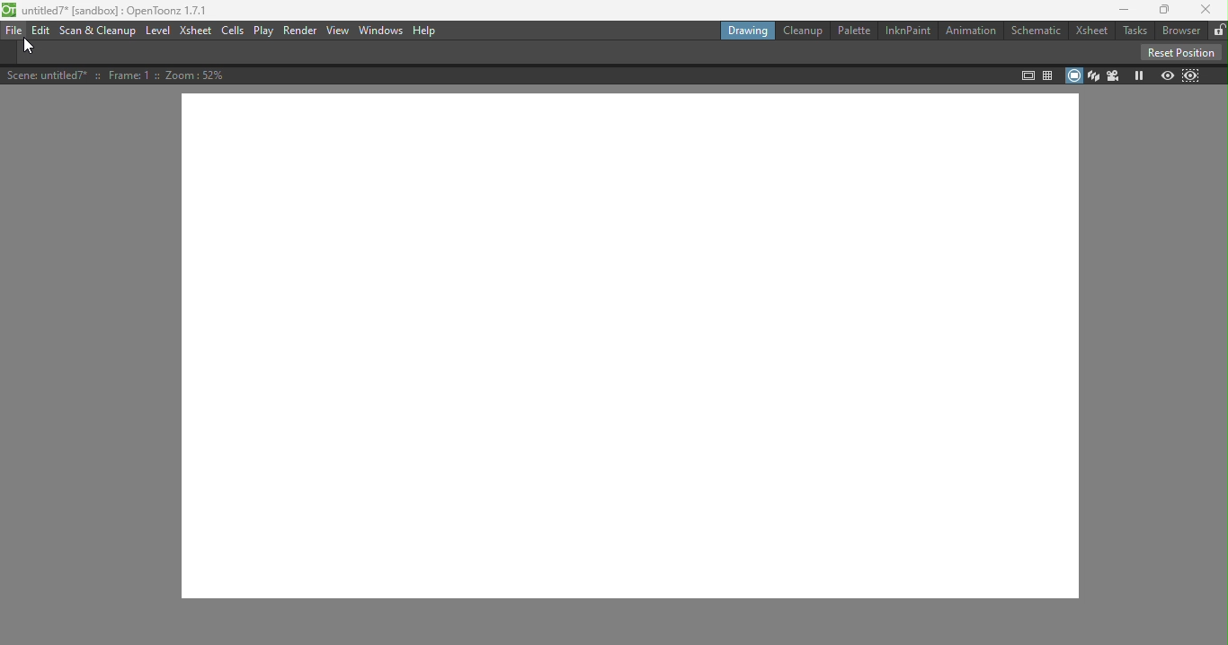 This screenshot has height=645, width=1228. Describe the element at coordinates (748, 31) in the screenshot. I see `Drawing` at that location.